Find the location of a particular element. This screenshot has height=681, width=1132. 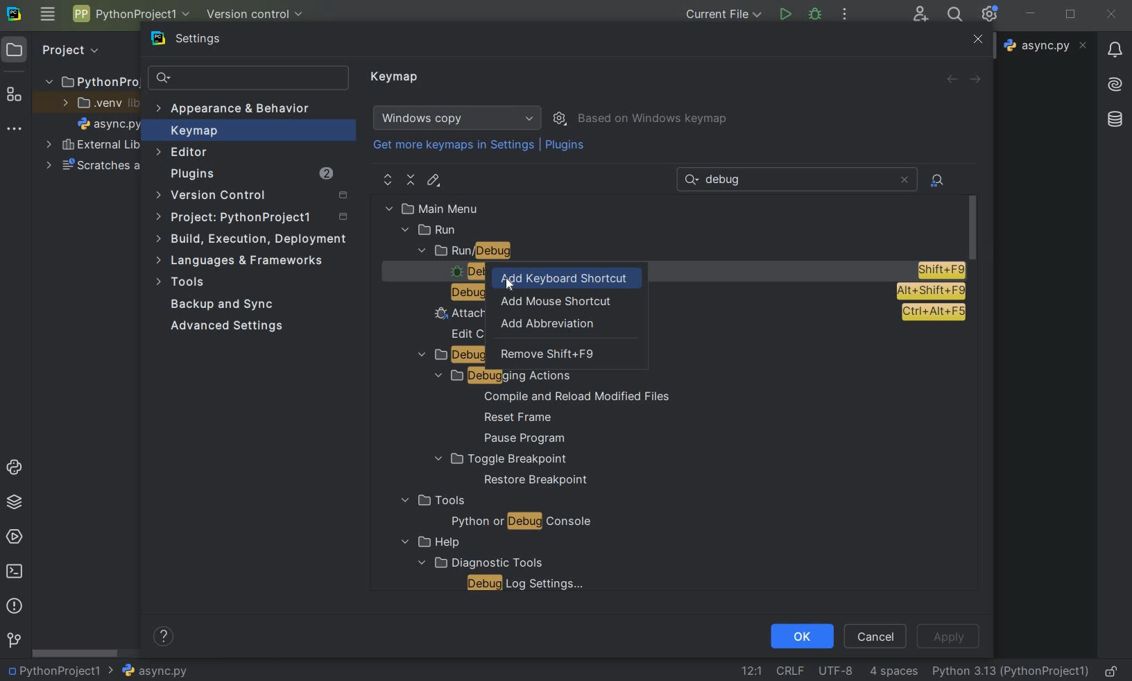

project icon is located at coordinates (15, 49).